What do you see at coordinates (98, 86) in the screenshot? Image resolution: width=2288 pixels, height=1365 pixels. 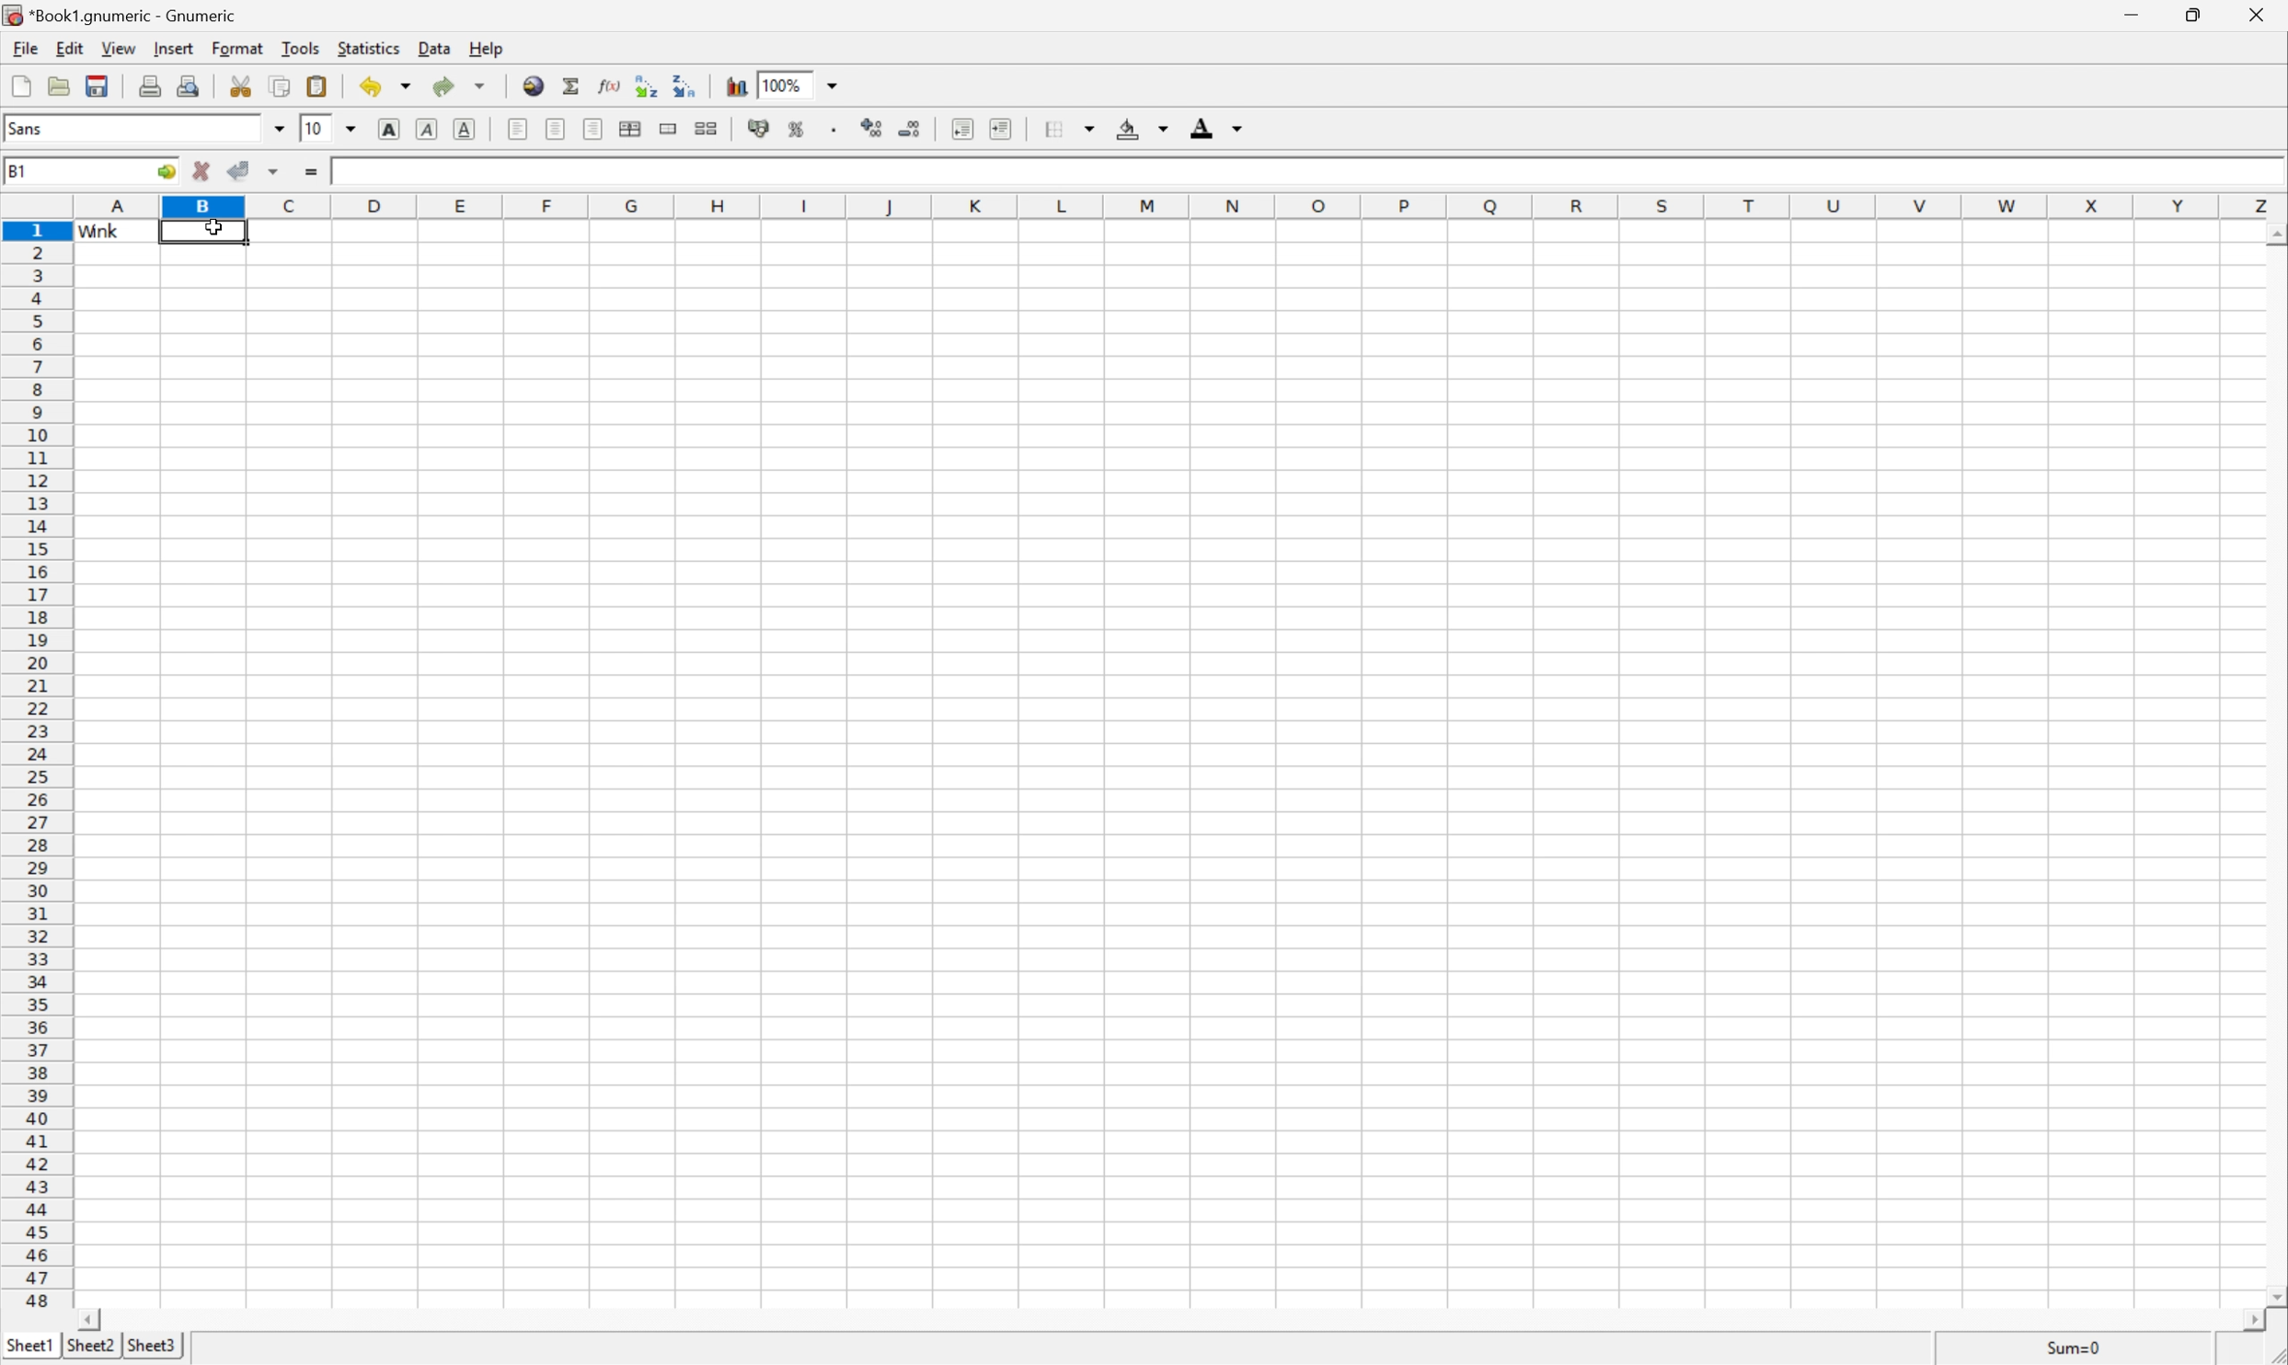 I see `save current workbook` at bounding box center [98, 86].